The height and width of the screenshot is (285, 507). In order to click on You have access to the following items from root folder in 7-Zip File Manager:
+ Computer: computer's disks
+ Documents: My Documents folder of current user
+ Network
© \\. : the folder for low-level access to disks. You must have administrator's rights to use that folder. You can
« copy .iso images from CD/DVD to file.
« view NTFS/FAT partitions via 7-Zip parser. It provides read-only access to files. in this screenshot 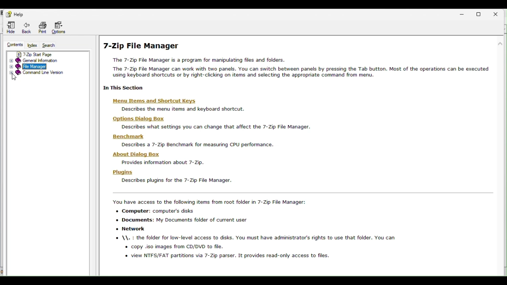, I will do `click(252, 230)`.